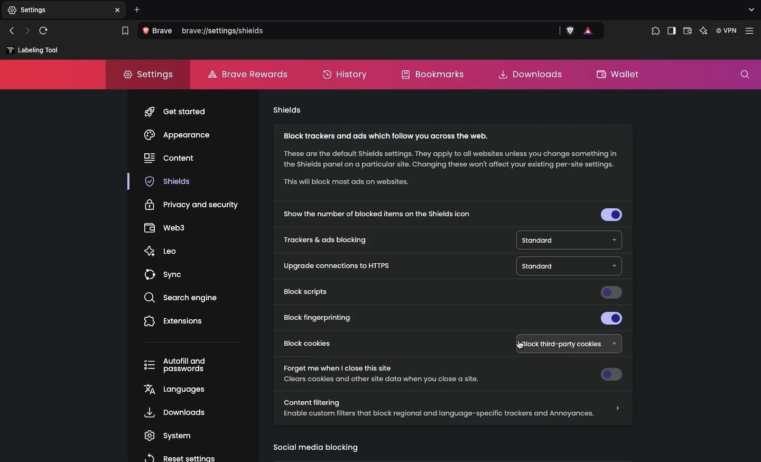  Describe the element at coordinates (451, 293) in the screenshot. I see `Block scripts` at that location.